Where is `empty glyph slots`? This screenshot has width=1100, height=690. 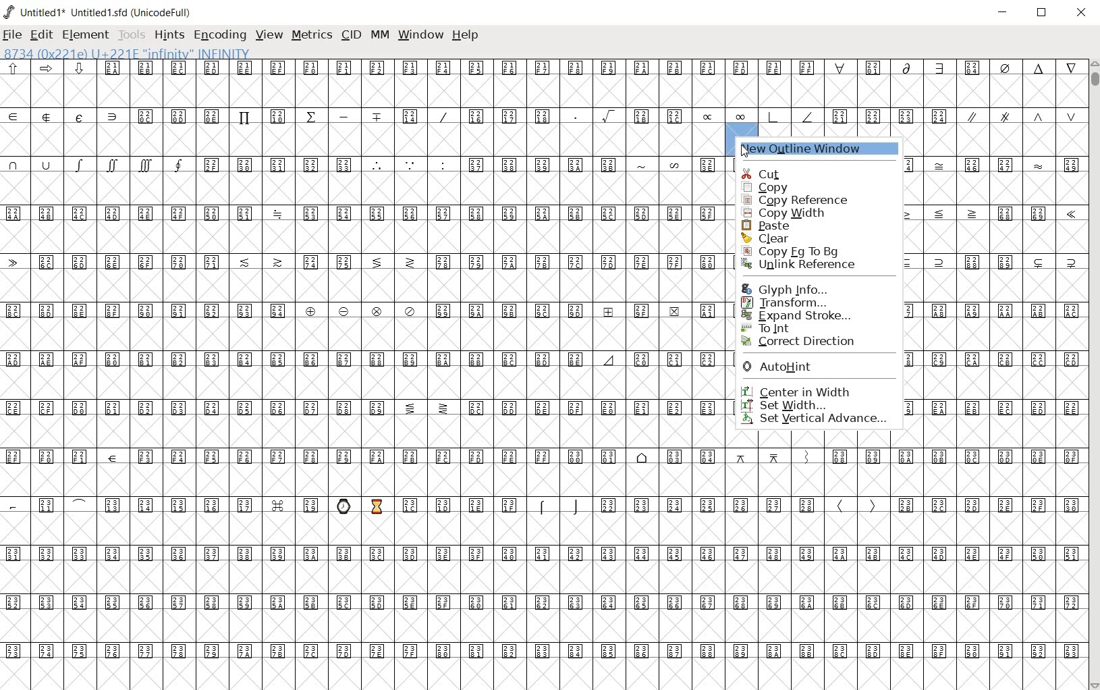
empty glyph slots is located at coordinates (369, 188).